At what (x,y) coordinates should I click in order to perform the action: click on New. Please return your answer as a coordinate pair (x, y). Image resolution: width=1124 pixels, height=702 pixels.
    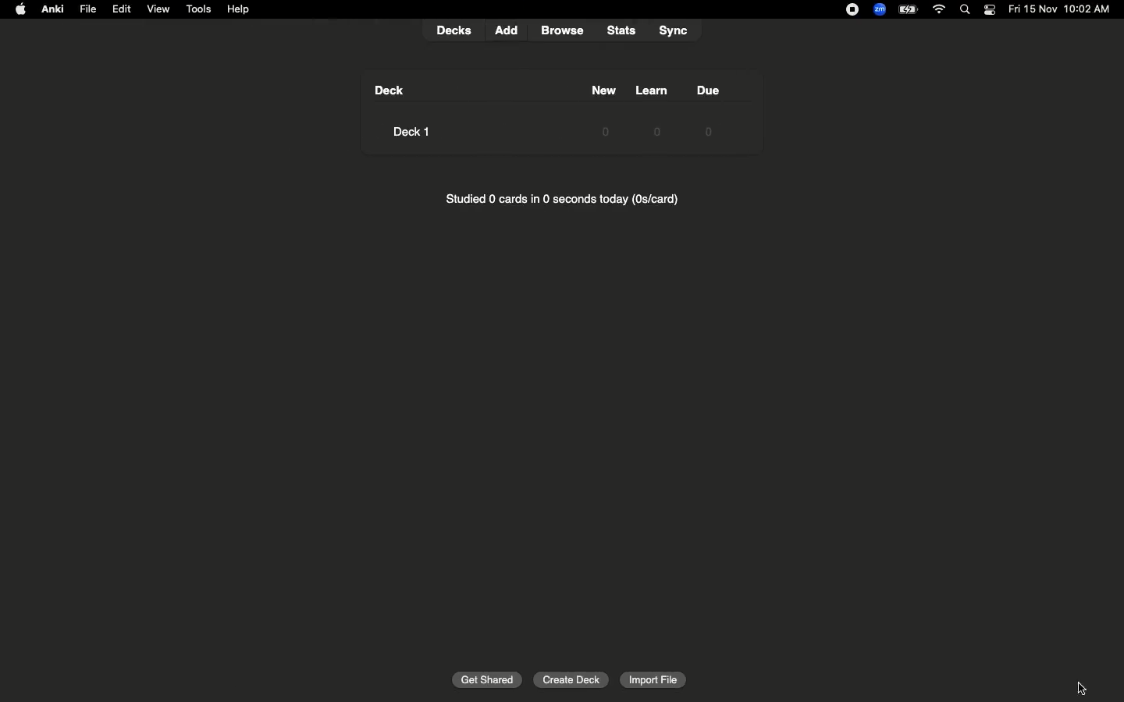
    Looking at the image, I should click on (593, 90).